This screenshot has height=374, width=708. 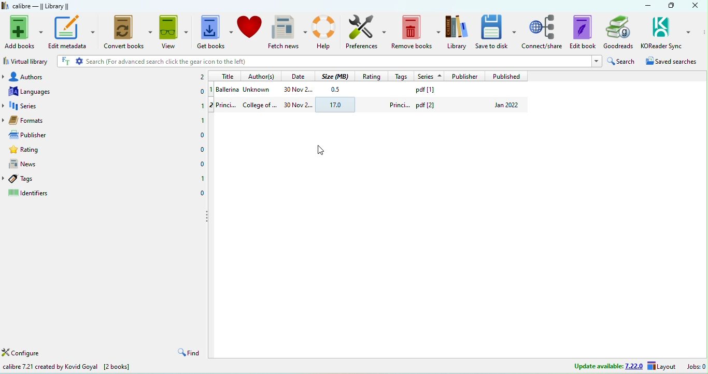 I want to click on 2 princi..., so click(x=224, y=105).